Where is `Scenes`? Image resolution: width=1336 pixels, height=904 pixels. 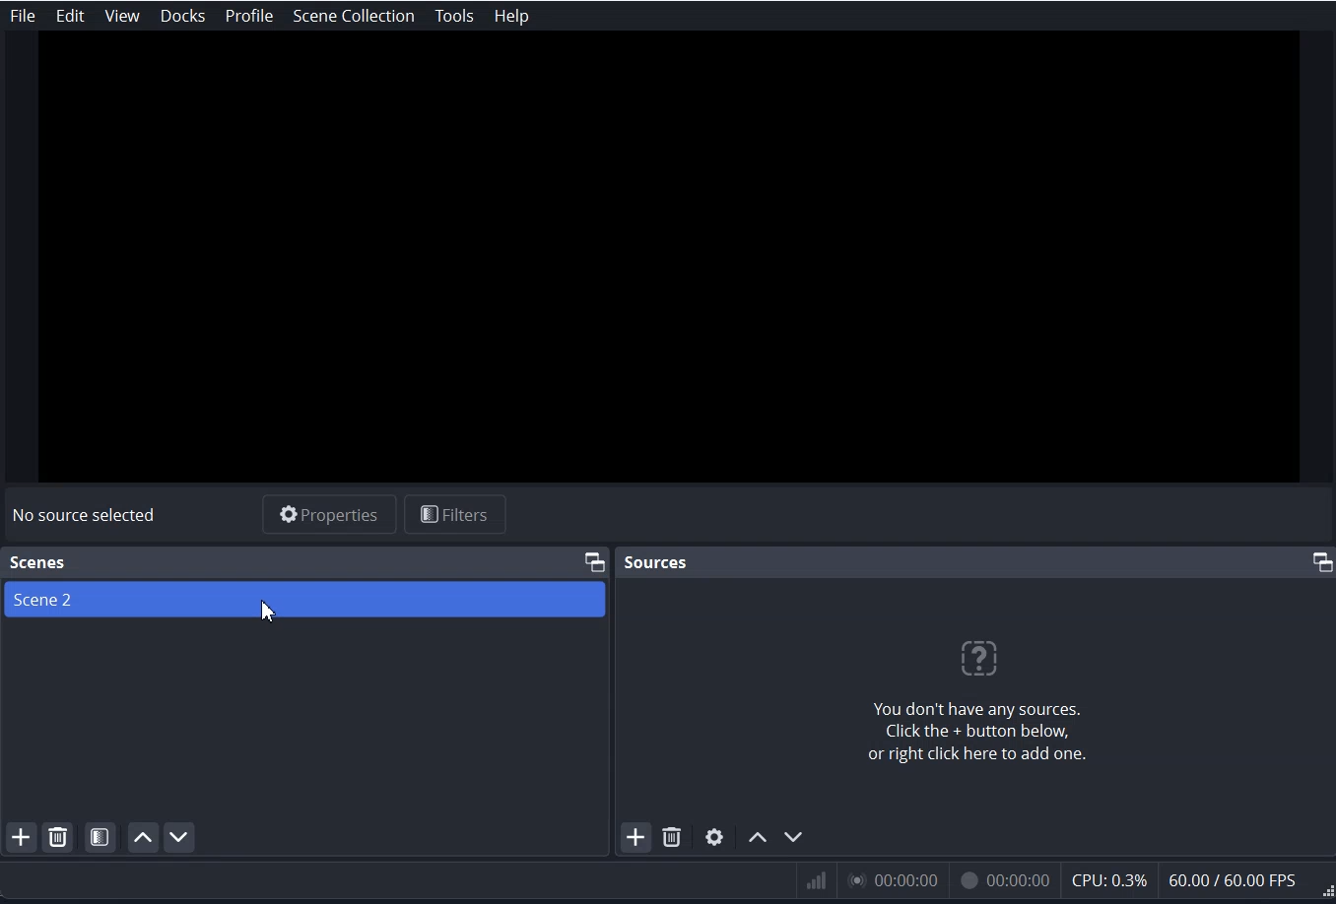 Scenes is located at coordinates (38, 562).